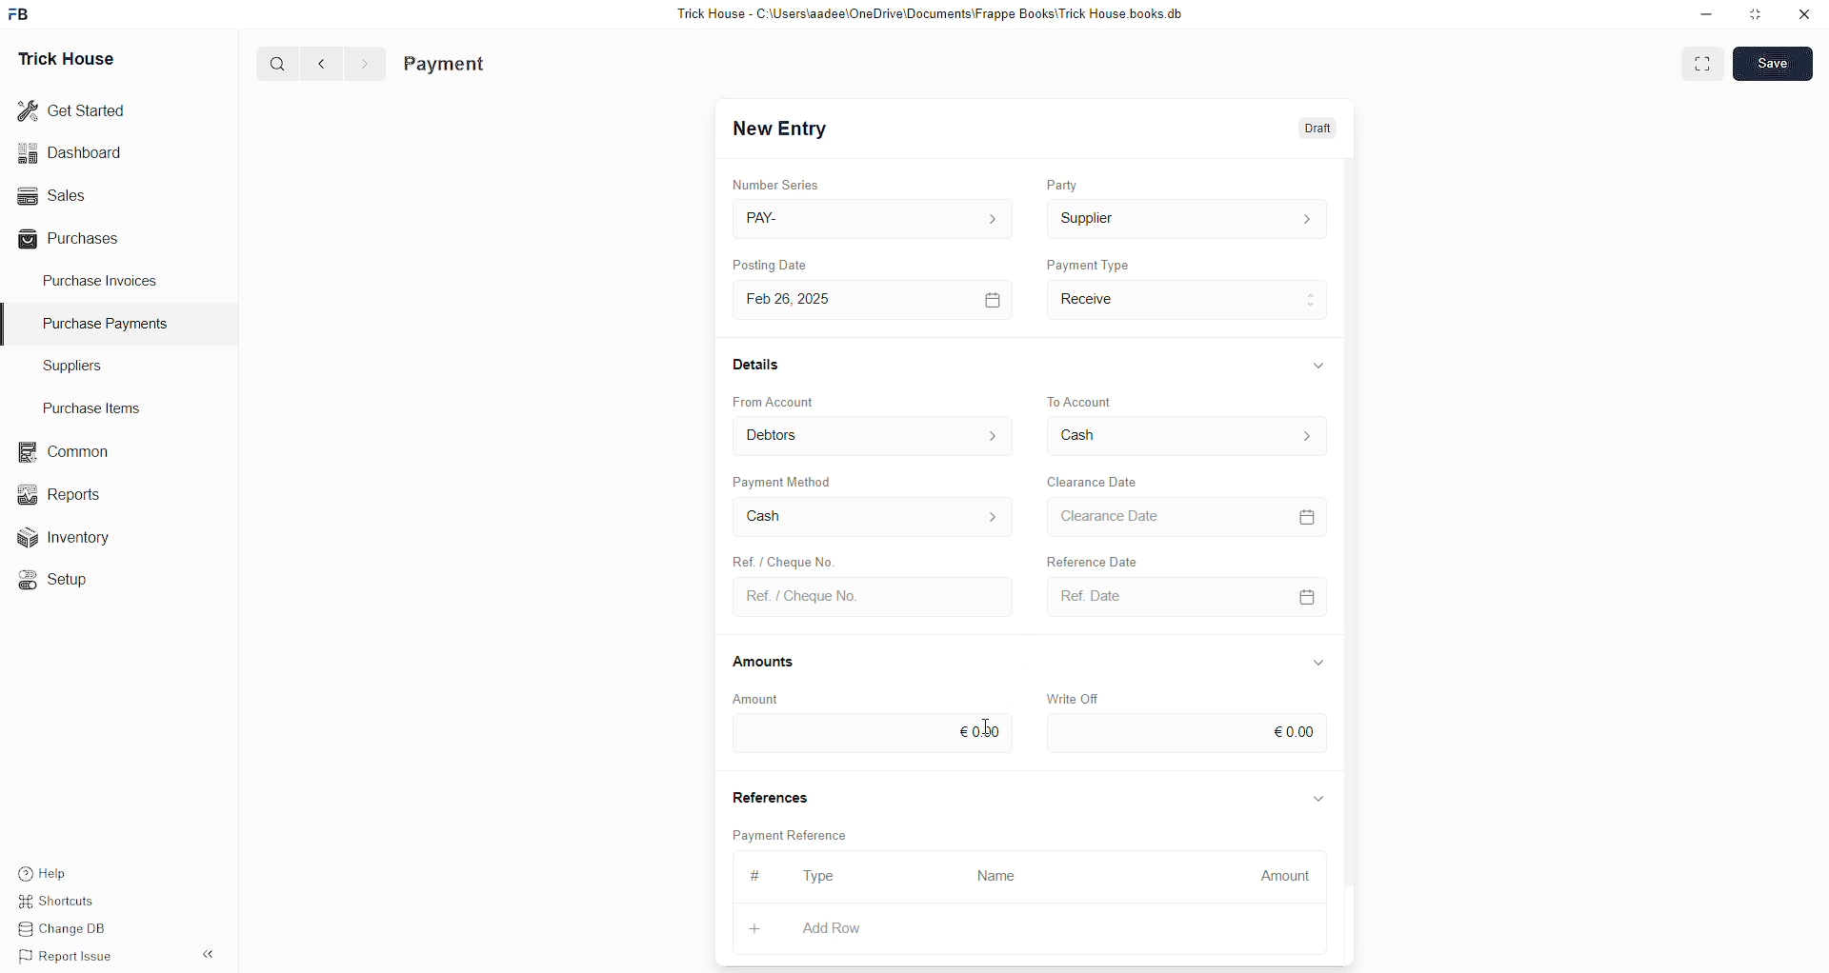  What do you see at coordinates (1804, 14) in the screenshot?
I see `close` at bounding box center [1804, 14].